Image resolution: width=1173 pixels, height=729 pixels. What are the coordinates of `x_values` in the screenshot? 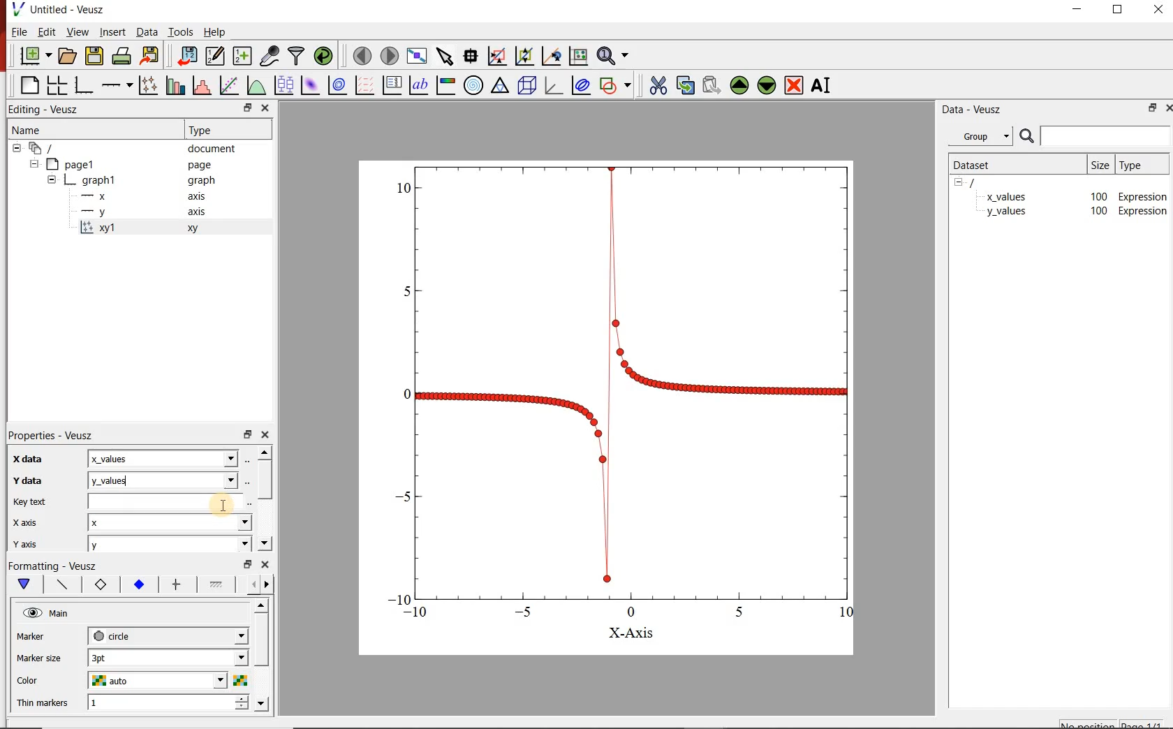 It's located at (1006, 196).